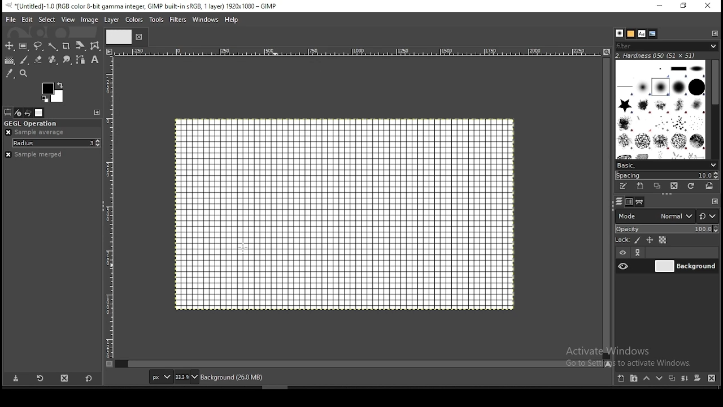 The height and width of the screenshot is (407, 723). What do you see at coordinates (652, 34) in the screenshot?
I see `document history` at bounding box center [652, 34].